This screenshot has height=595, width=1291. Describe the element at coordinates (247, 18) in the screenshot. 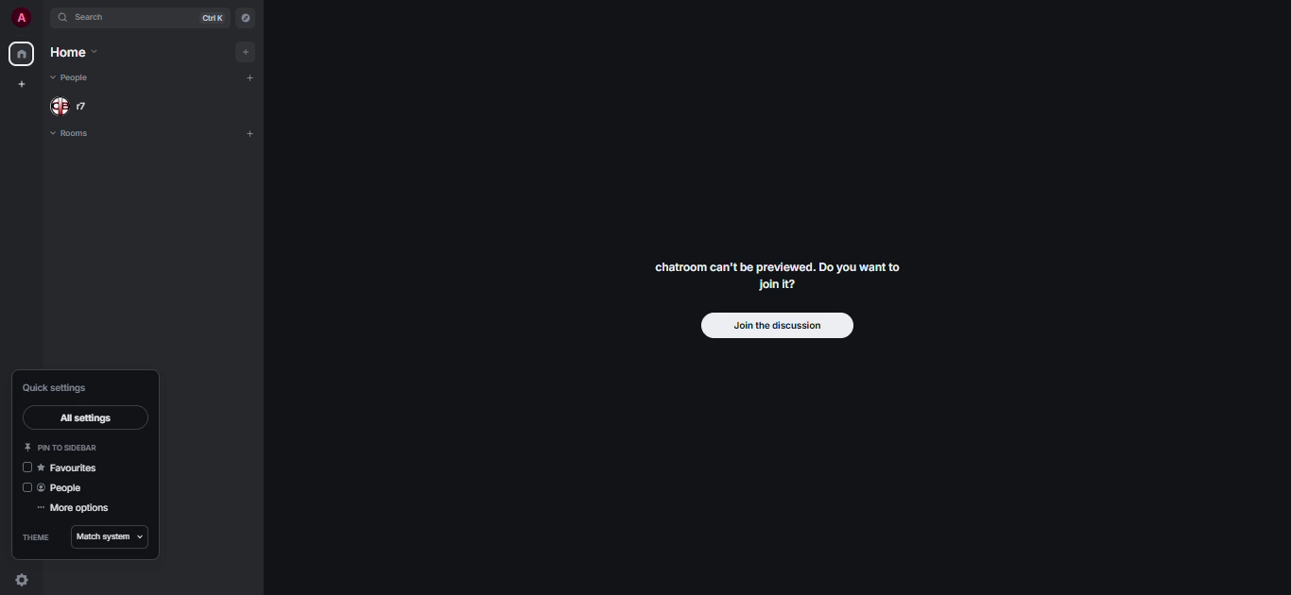

I see `navigator` at that location.